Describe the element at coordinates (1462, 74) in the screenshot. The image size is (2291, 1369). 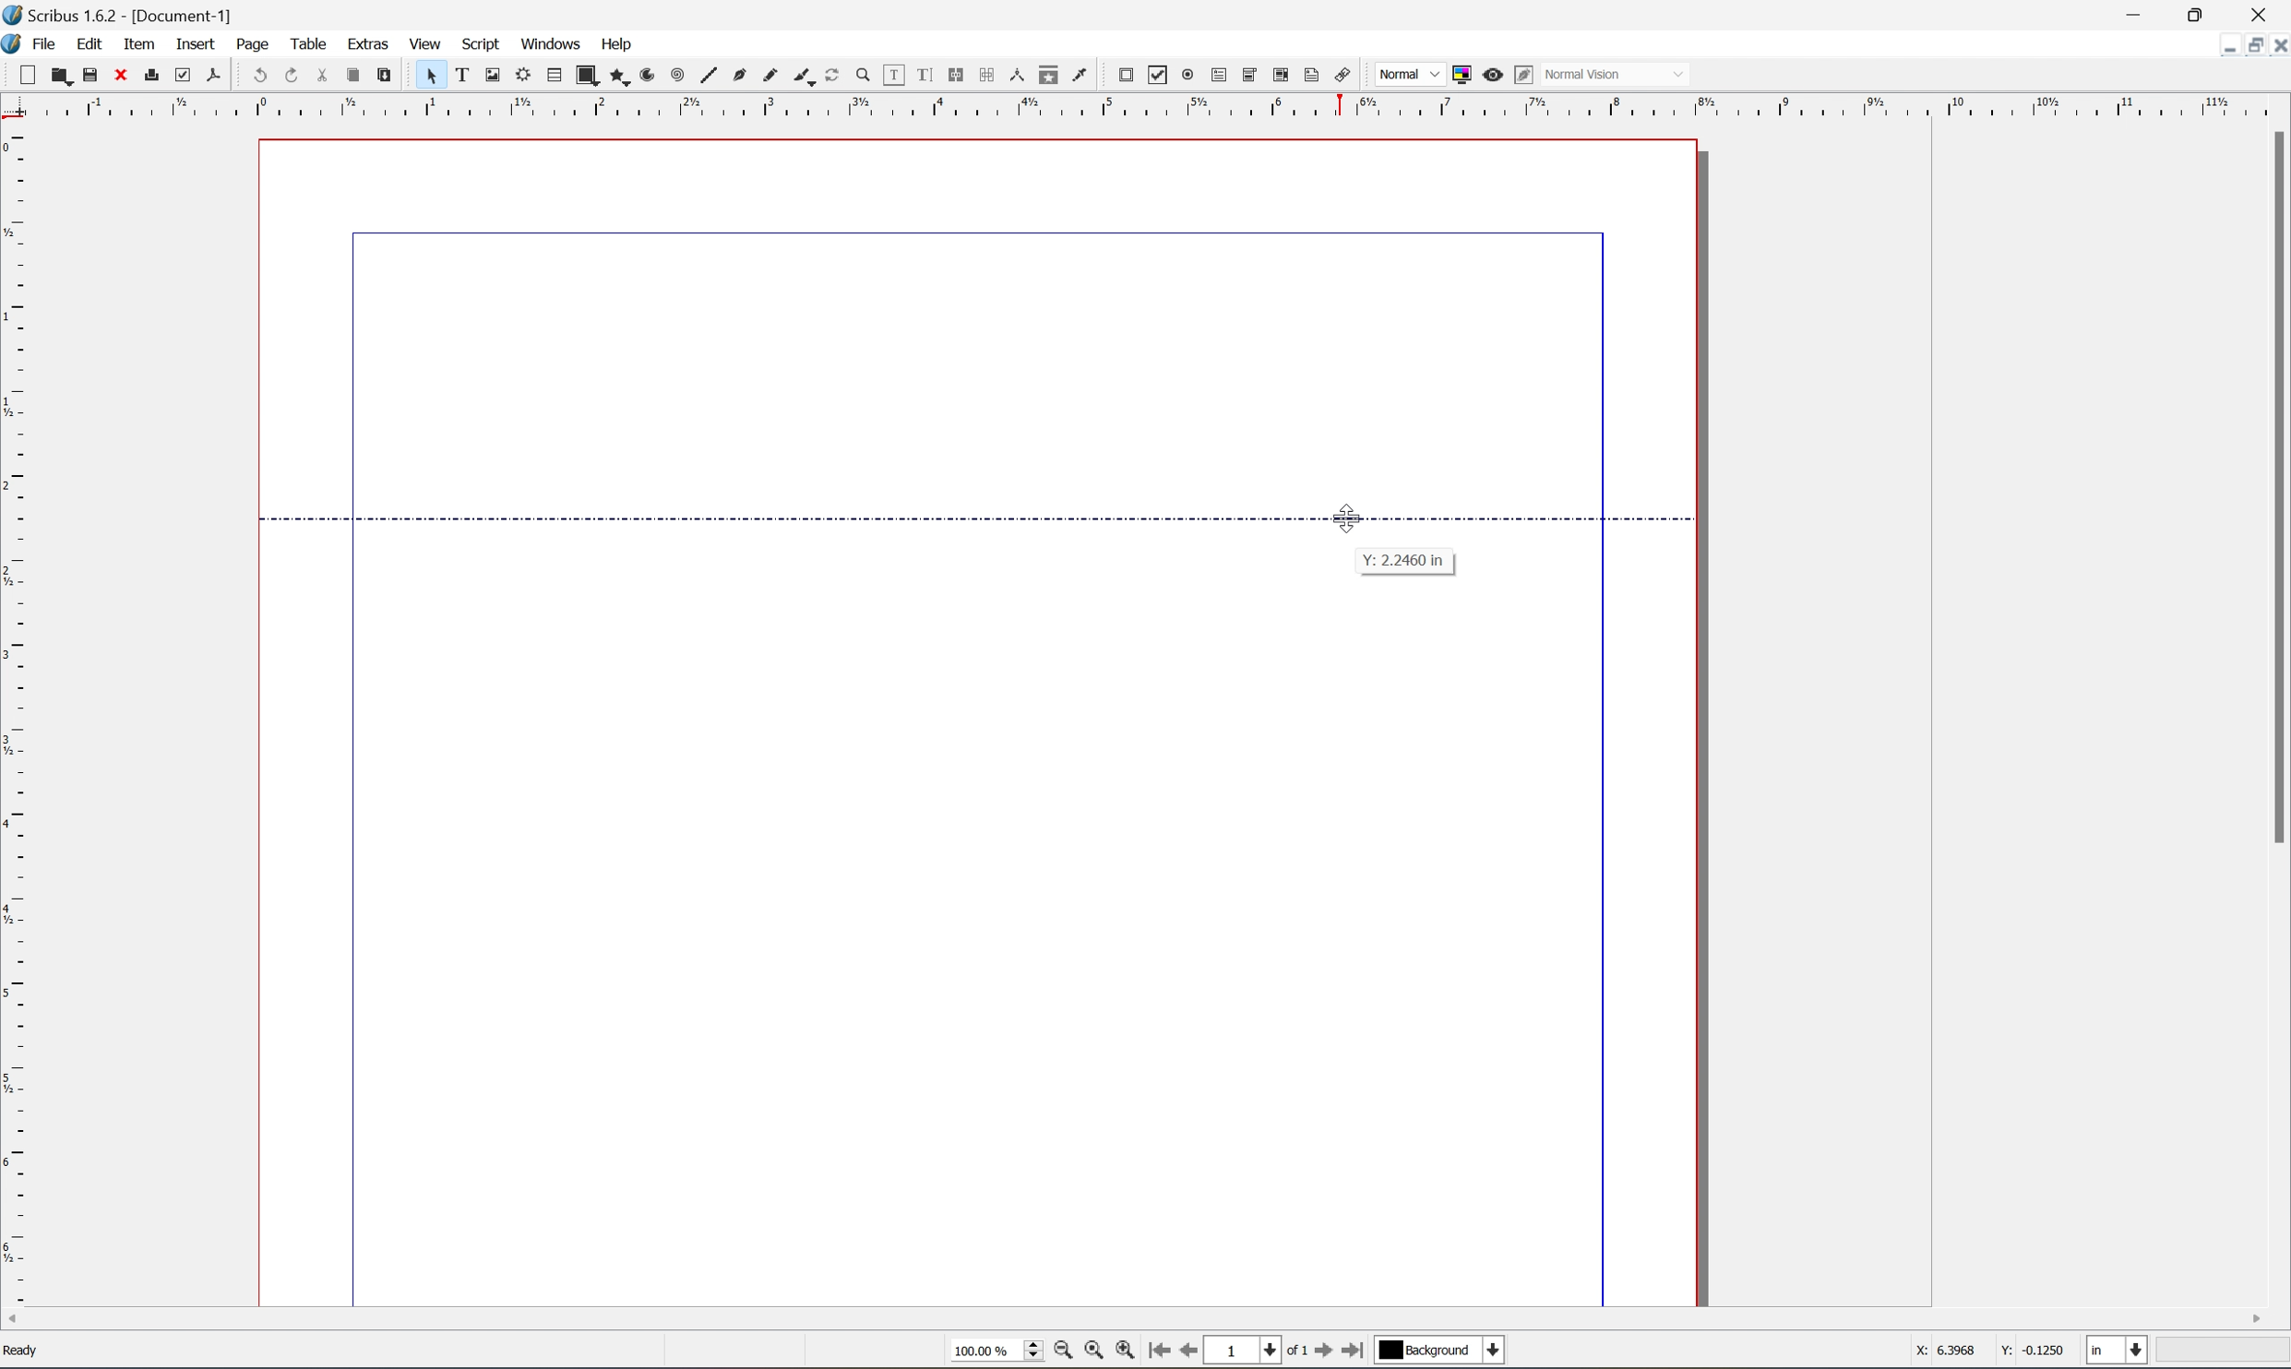
I see `toggle color management system` at that location.